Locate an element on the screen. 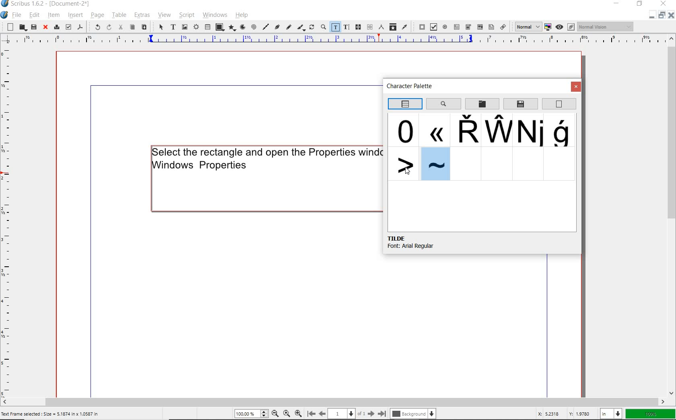  rotate item is located at coordinates (311, 28).